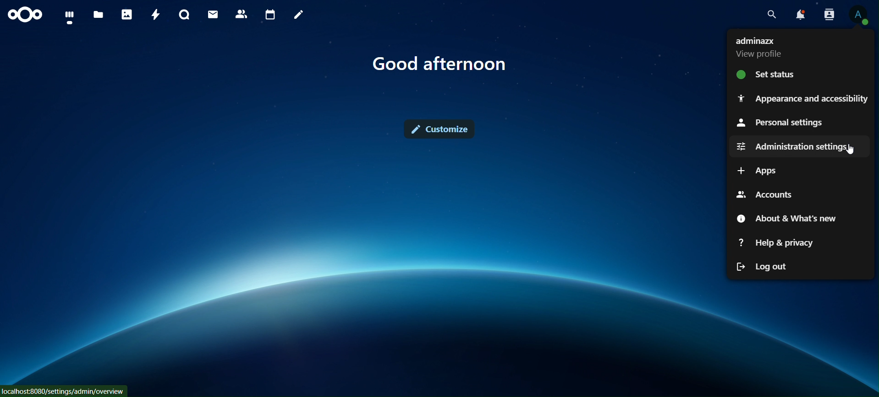 This screenshot has width=879, height=397. What do you see at coordinates (441, 66) in the screenshot?
I see `good afternon` at bounding box center [441, 66].